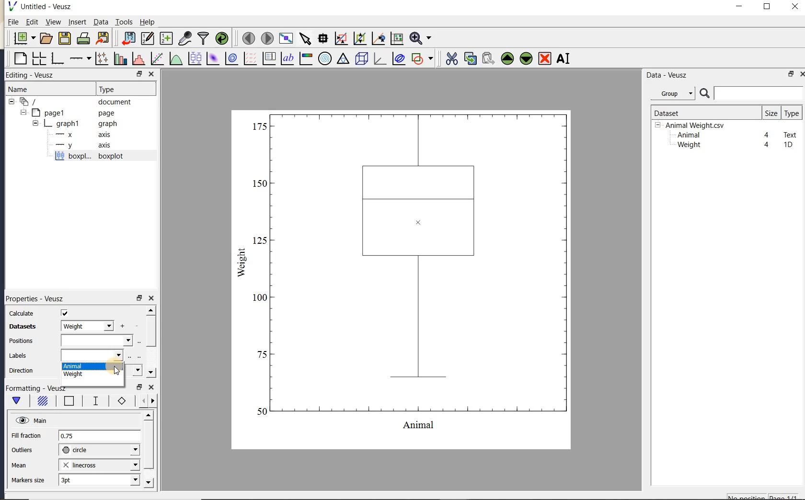 The width and height of the screenshot is (805, 500). Describe the element at coordinates (341, 39) in the screenshot. I see `click or draw a rectangle to zoom graph axes` at that location.